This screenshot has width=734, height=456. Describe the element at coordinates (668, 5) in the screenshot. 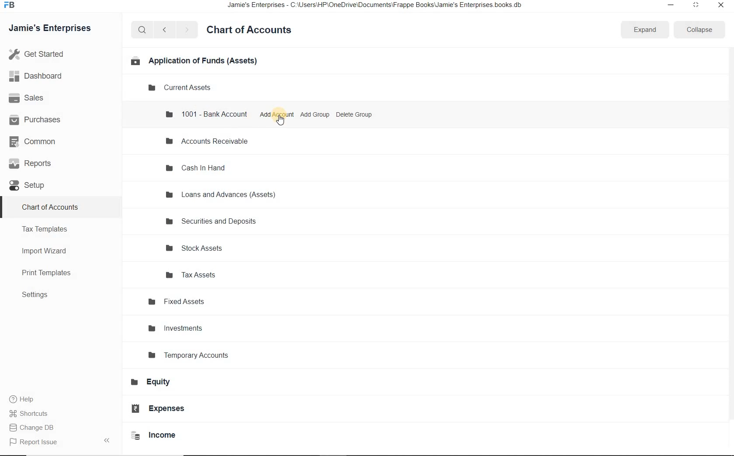

I see `minimize` at that location.